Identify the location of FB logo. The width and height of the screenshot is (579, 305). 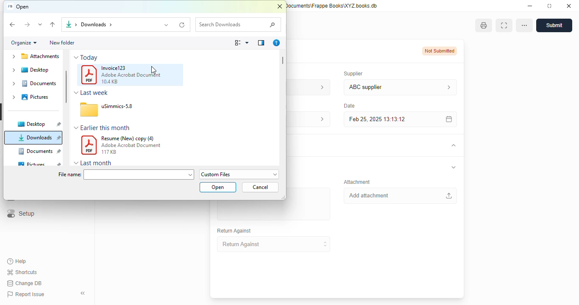
(9, 6).